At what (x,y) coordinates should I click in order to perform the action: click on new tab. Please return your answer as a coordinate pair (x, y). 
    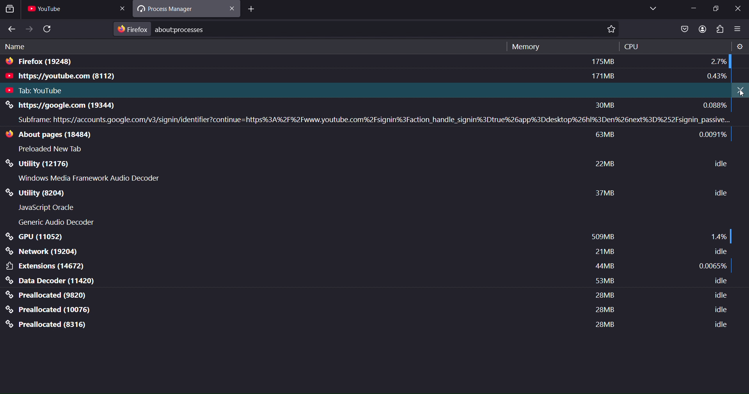
    Looking at the image, I should click on (249, 10).